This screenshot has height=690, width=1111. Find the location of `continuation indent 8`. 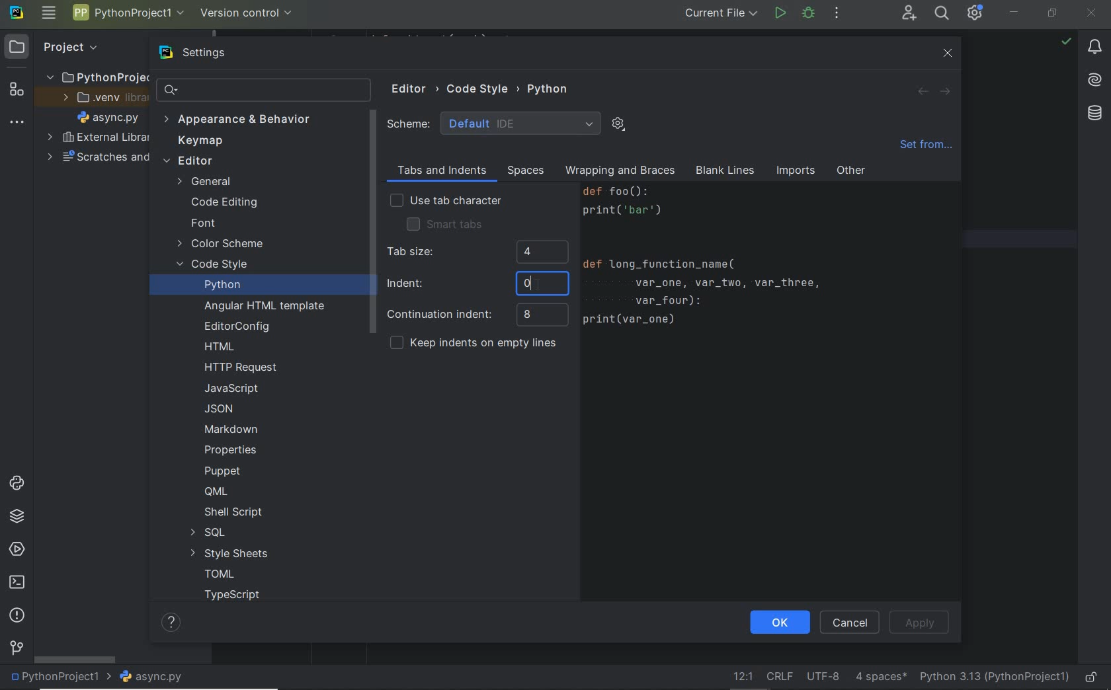

continuation indent 8 is located at coordinates (477, 315).